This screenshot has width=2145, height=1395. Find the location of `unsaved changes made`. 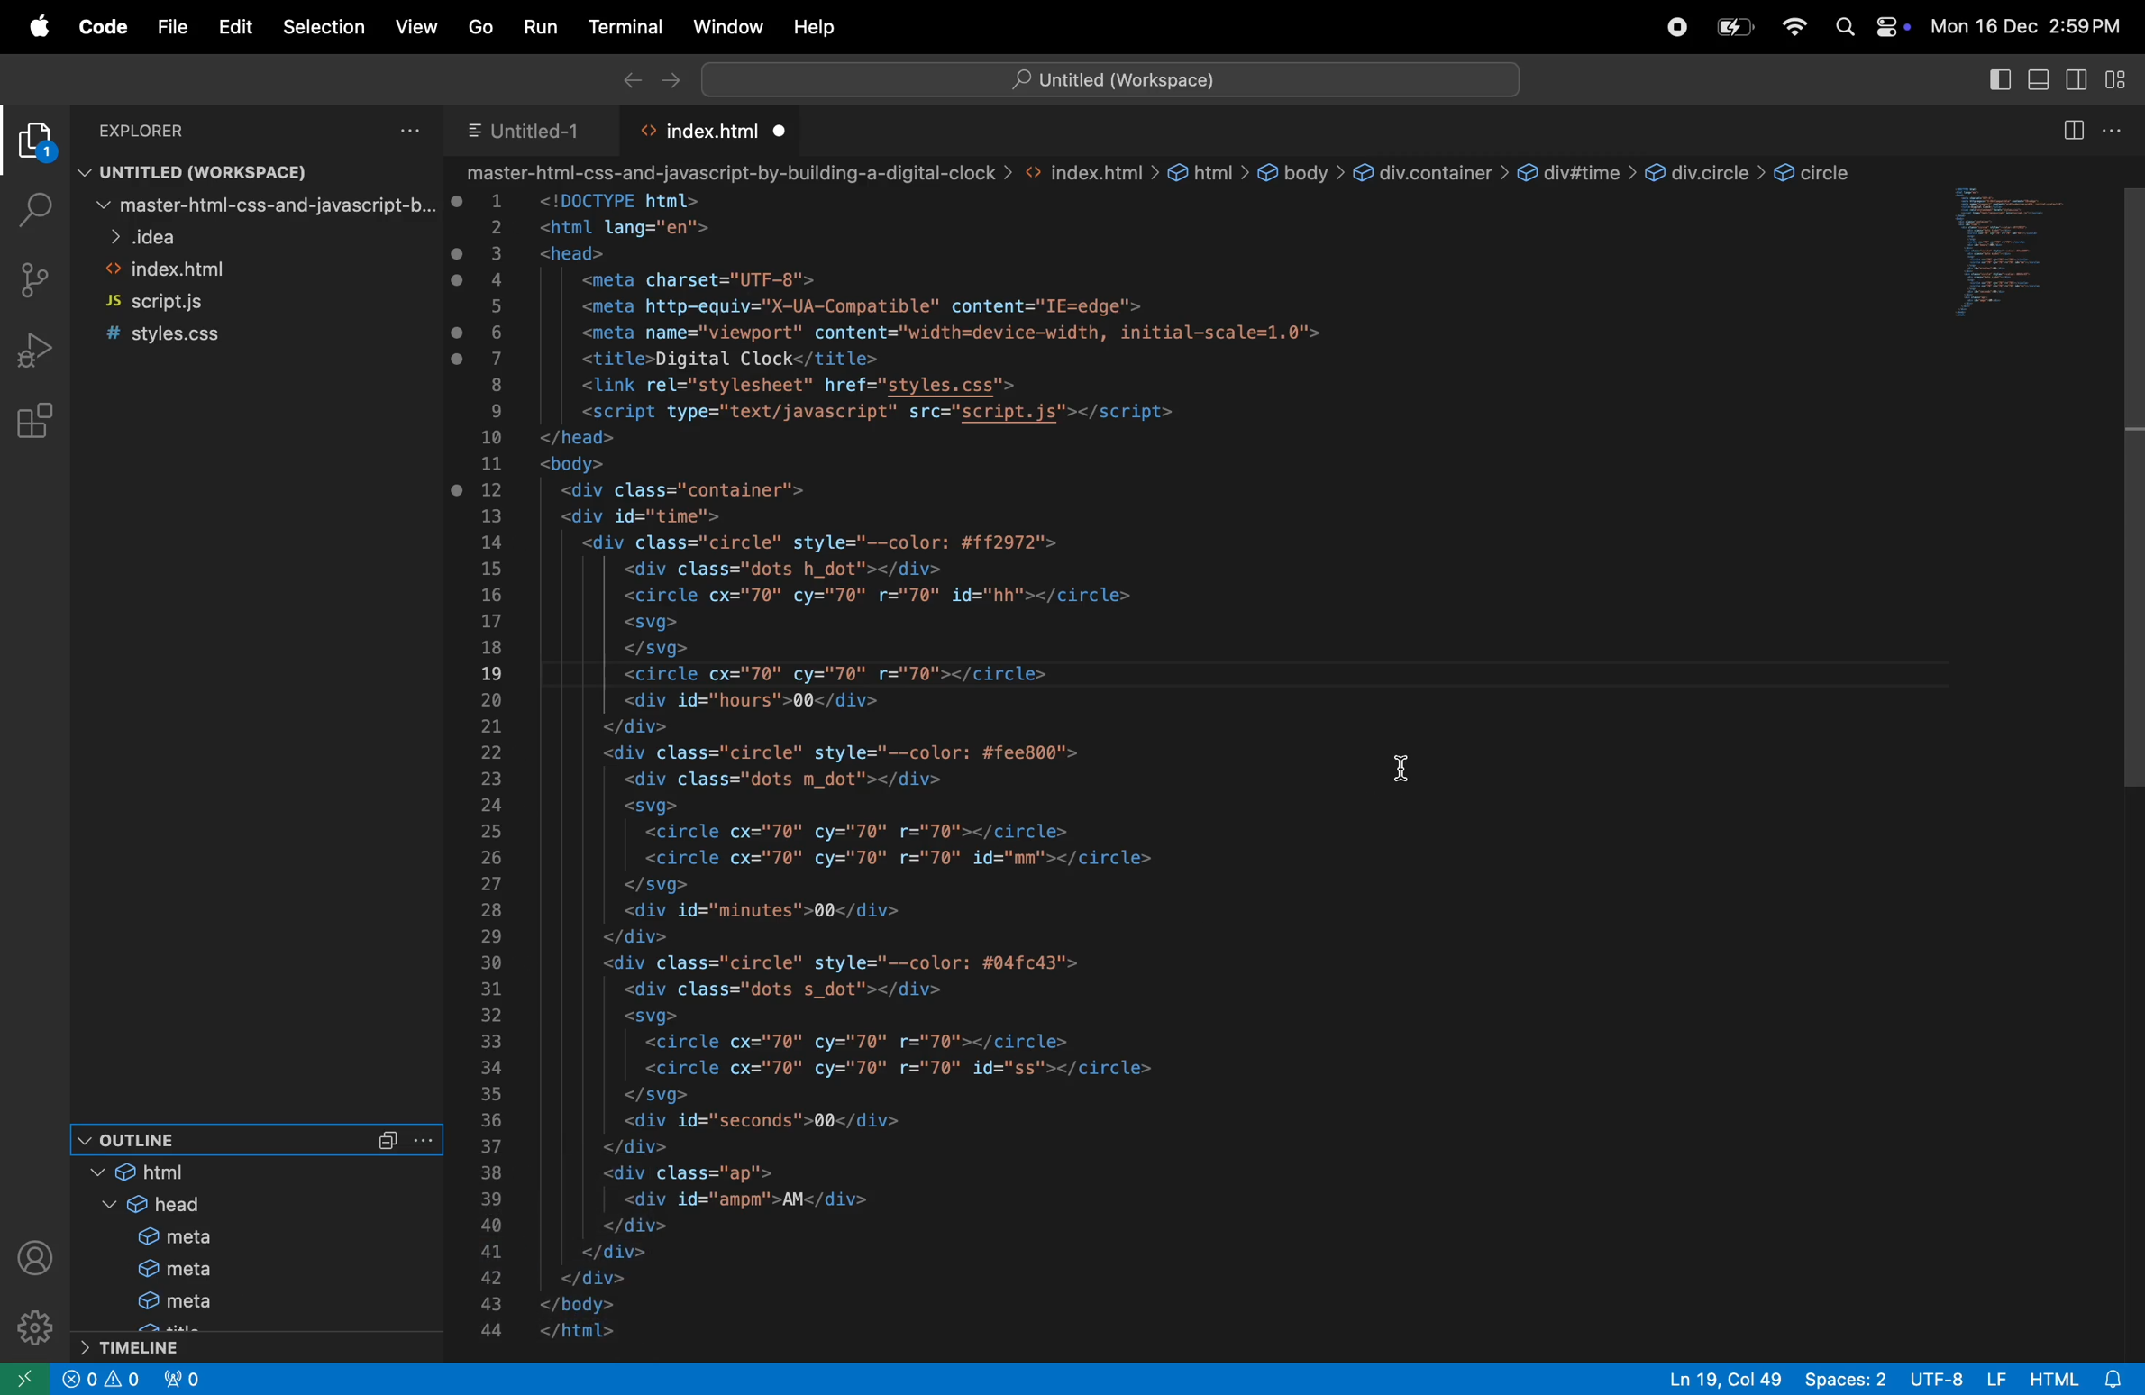

unsaved changes made is located at coordinates (461, 347).